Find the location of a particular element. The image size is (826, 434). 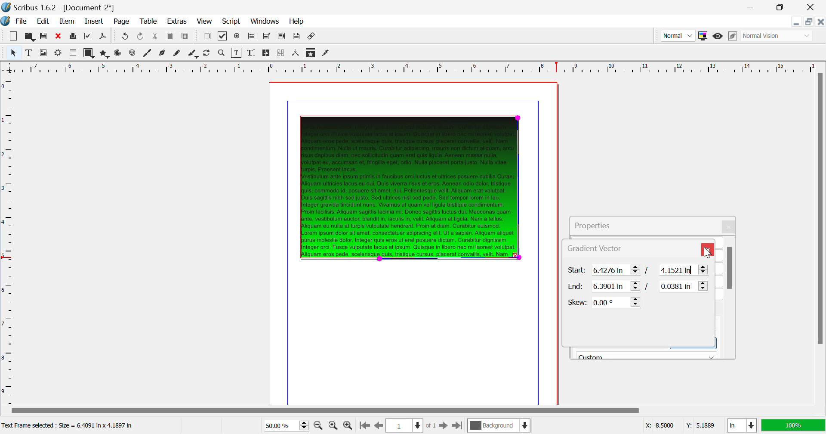

Toggle Color Management is located at coordinates (703, 36).